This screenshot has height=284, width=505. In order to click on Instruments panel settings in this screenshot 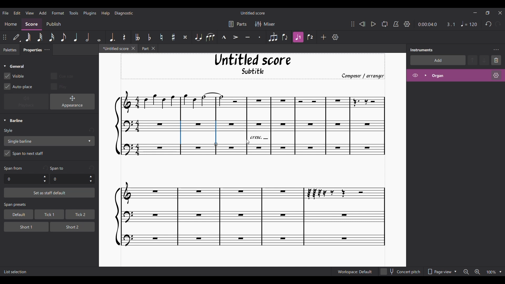, I will do `click(496, 50)`.